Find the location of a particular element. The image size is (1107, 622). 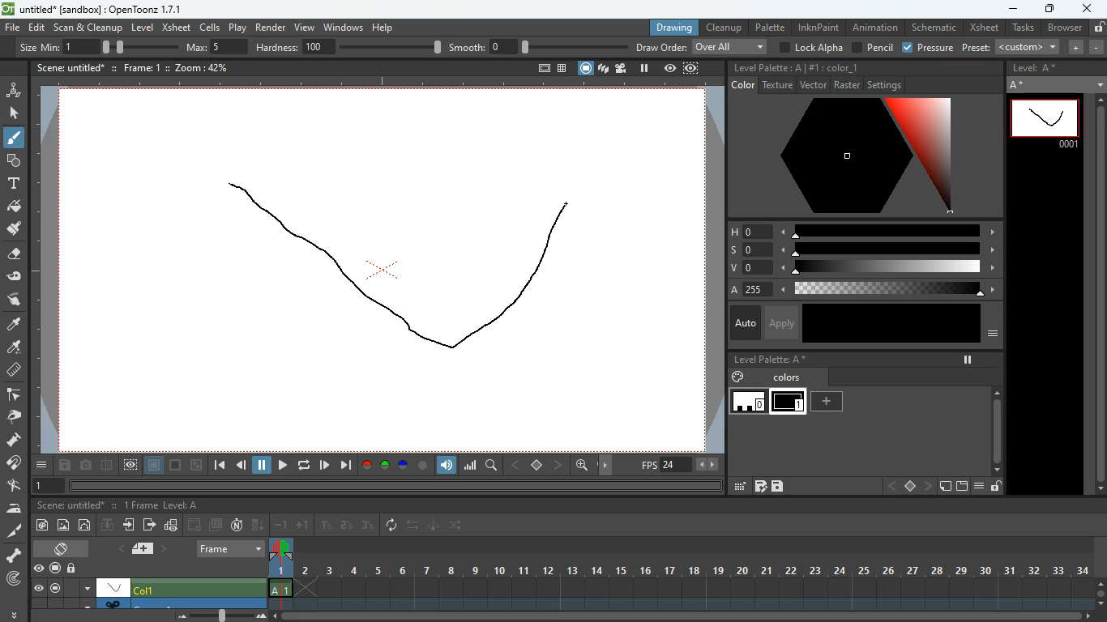

skeleton is located at coordinates (13, 555).